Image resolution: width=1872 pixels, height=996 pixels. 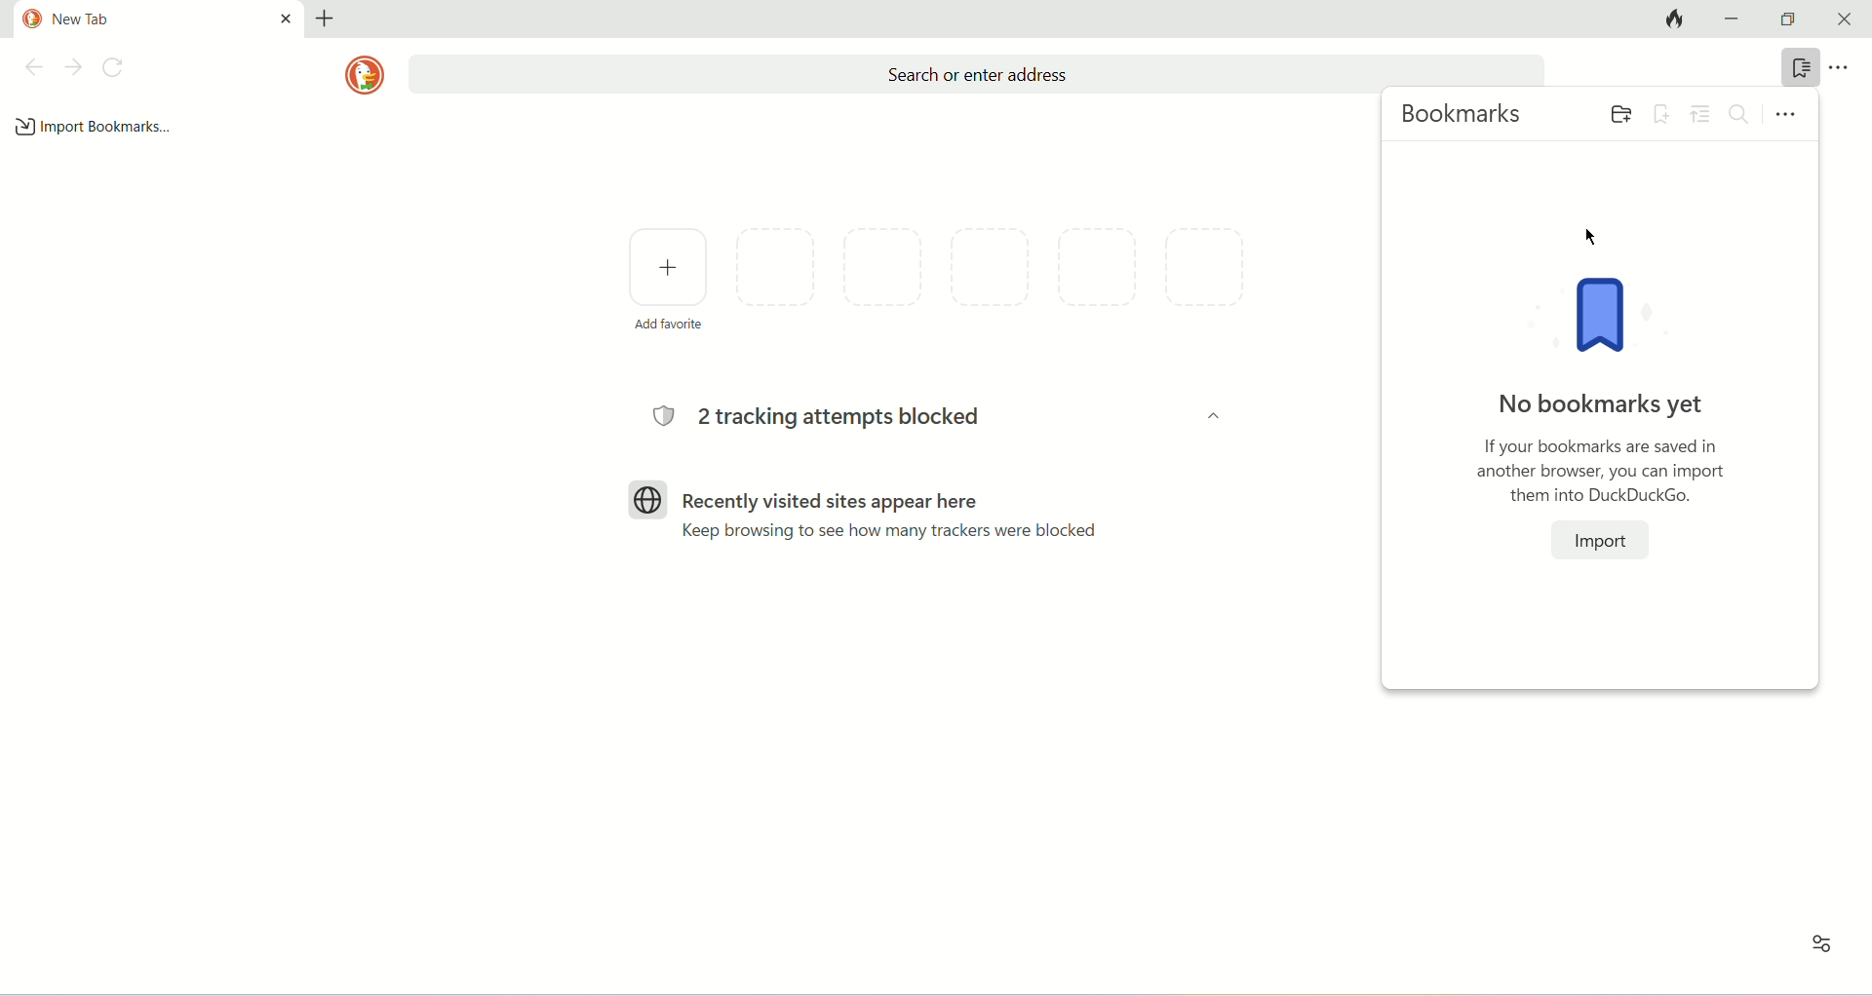 I want to click on add favorite, so click(x=668, y=277).